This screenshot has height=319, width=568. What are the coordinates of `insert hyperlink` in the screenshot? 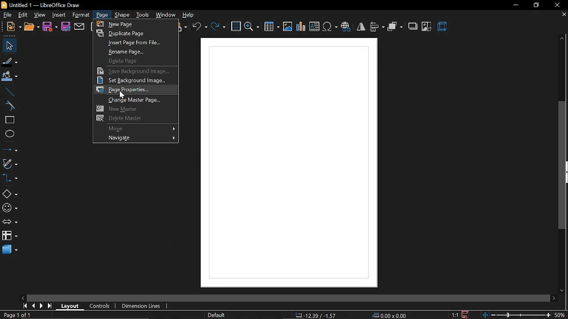 It's located at (347, 26).